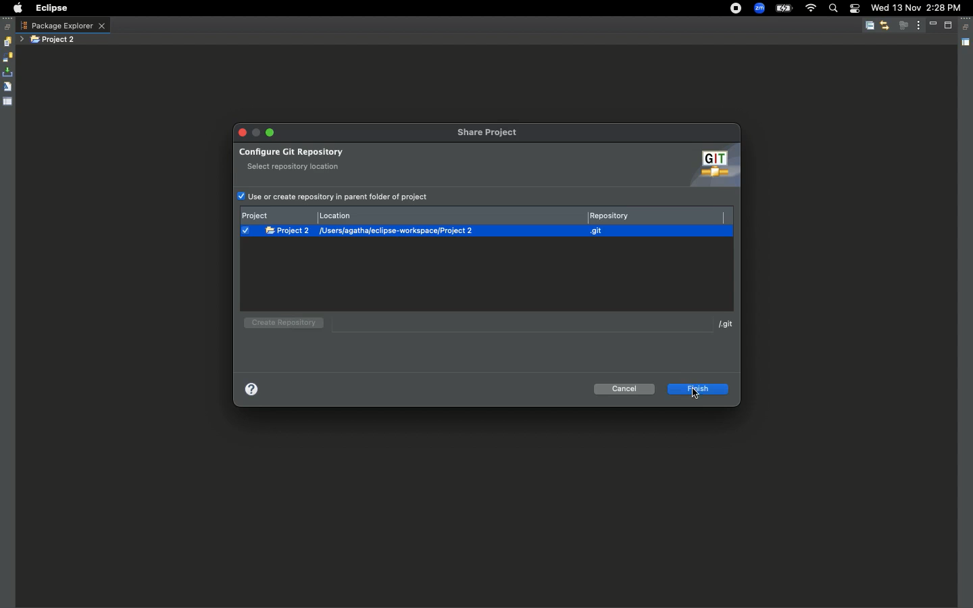 Image resolution: width=973 pixels, height=608 pixels. I want to click on Finish, so click(699, 388).